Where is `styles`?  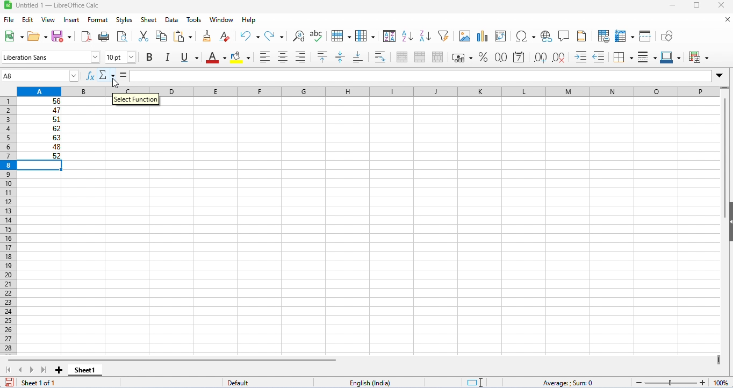 styles is located at coordinates (124, 20).